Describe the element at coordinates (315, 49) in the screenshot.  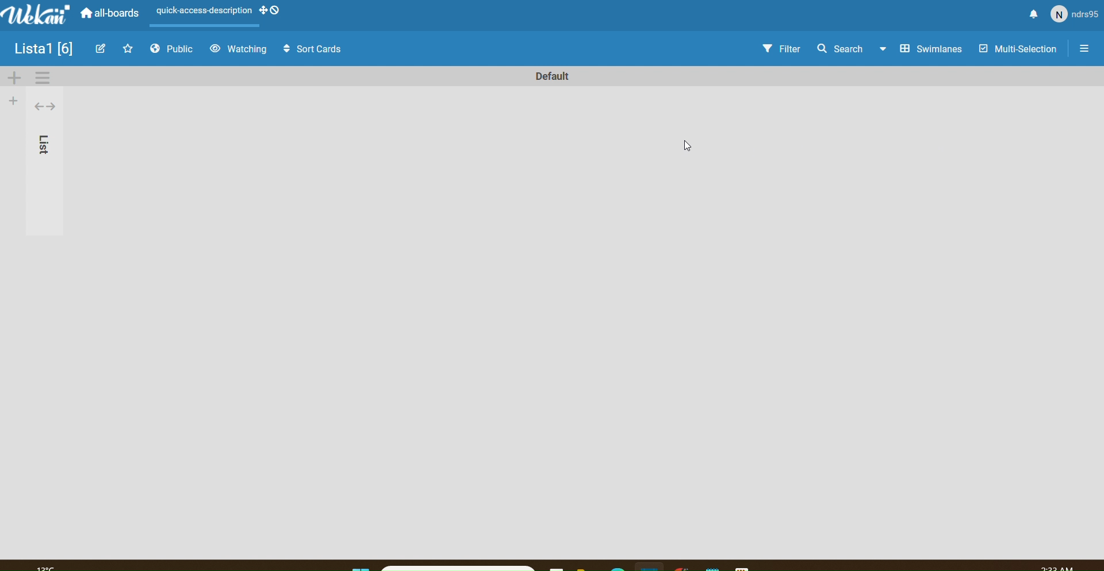
I see `Sort Cards` at that location.